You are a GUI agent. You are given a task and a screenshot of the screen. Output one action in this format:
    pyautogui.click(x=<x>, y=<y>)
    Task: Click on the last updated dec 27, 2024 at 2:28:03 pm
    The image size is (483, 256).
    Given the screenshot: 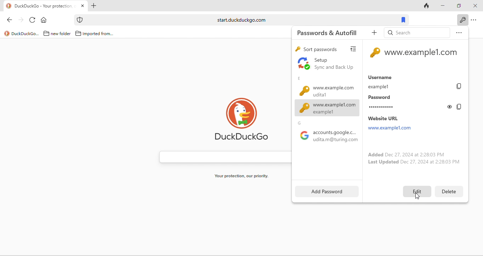 What is the action you would take?
    pyautogui.click(x=411, y=162)
    